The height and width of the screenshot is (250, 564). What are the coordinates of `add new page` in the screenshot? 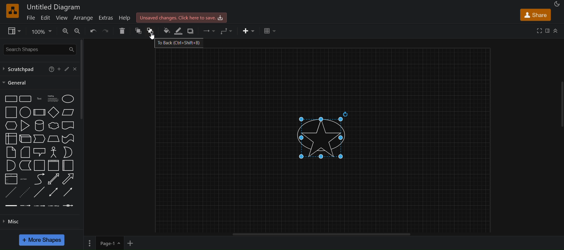 It's located at (133, 243).